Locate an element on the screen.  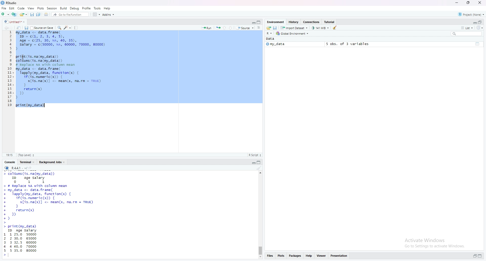
list is located at coordinates (467, 28).